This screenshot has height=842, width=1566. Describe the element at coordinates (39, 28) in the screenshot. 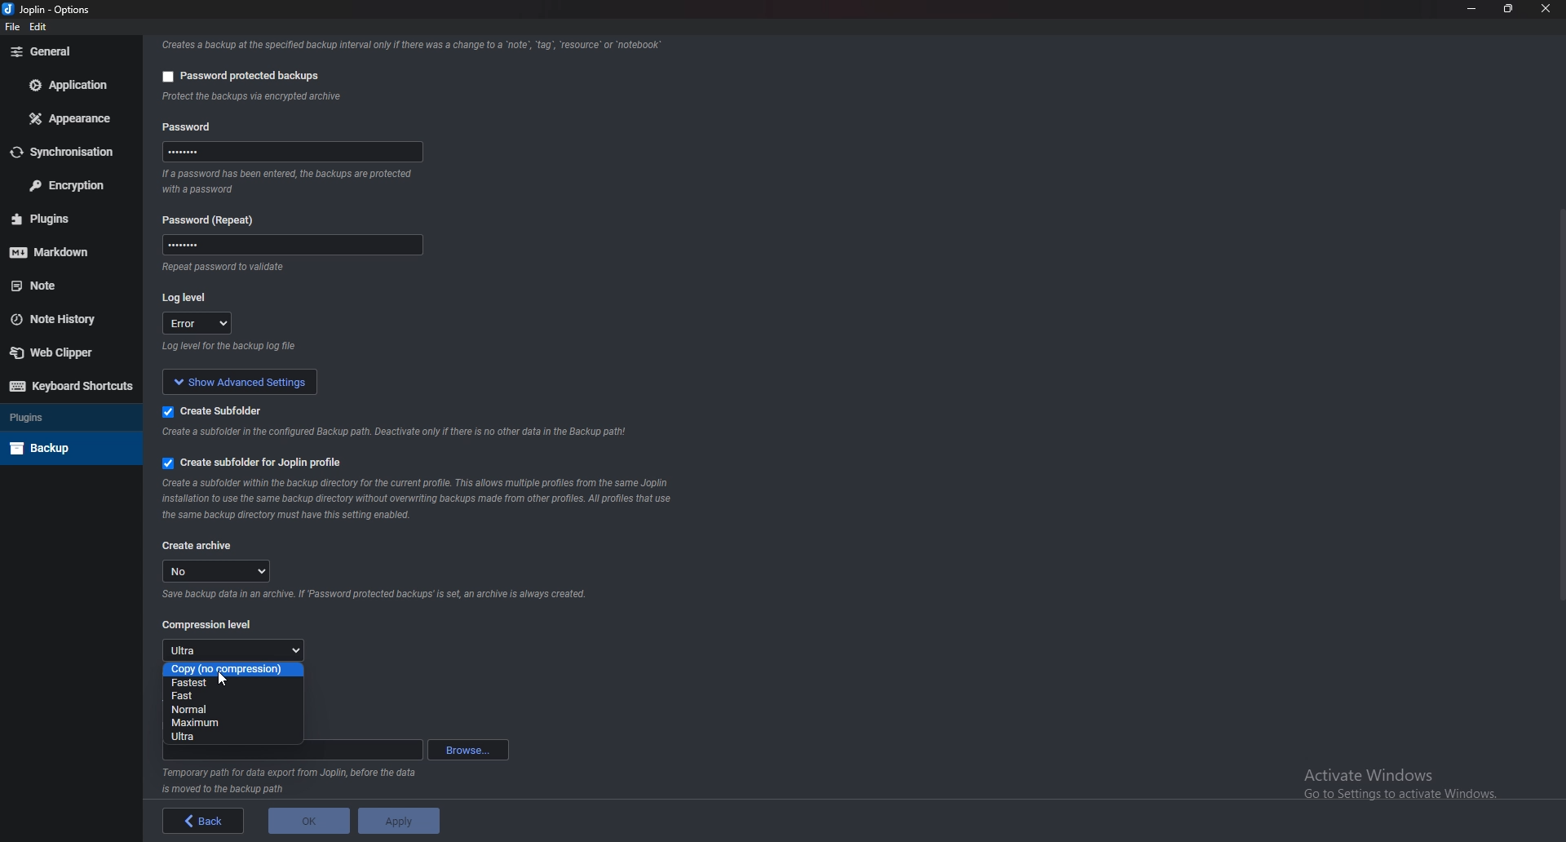

I see `edit` at that location.